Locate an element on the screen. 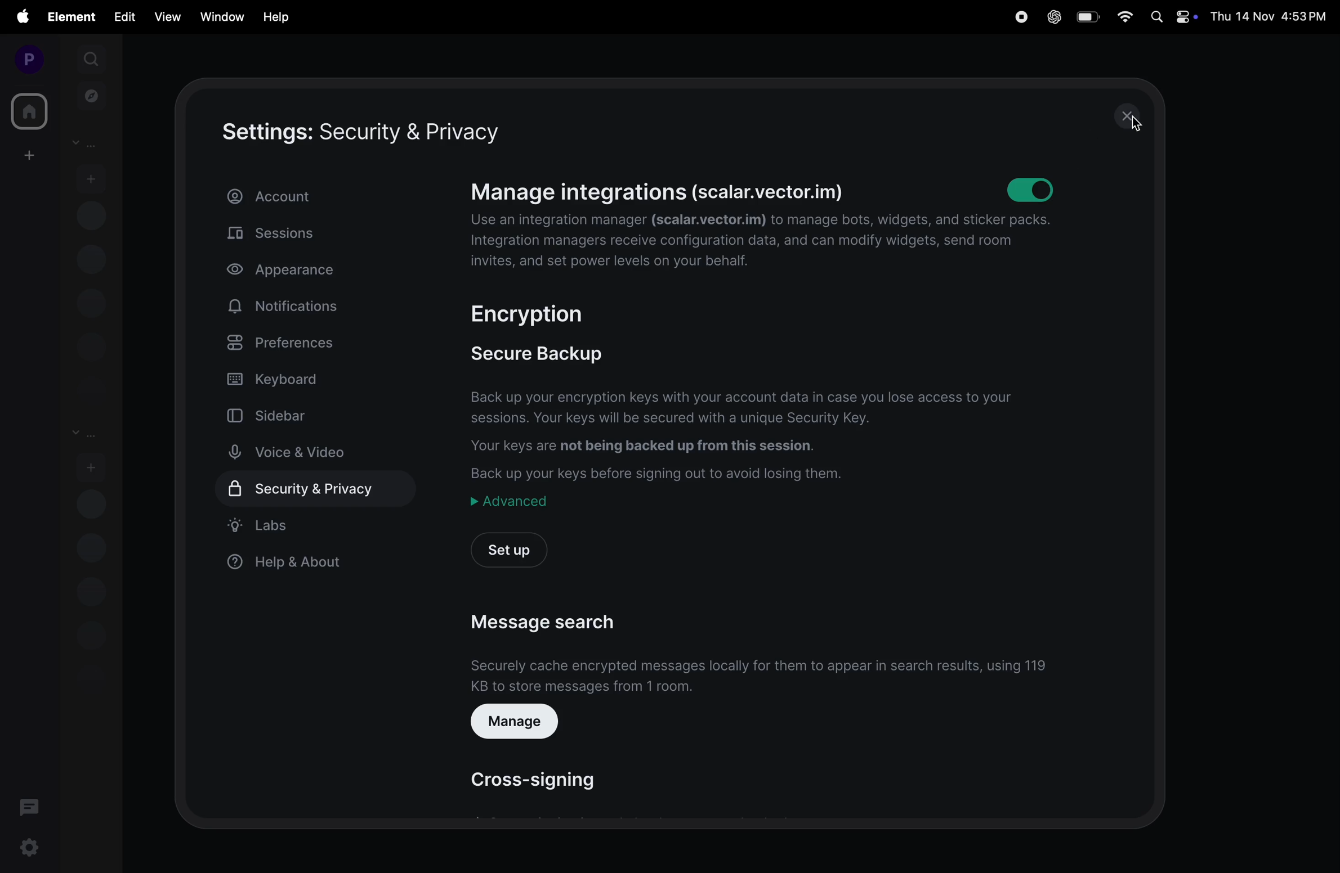 This screenshot has width=1340, height=873. battery is located at coordinates (1088, 17).